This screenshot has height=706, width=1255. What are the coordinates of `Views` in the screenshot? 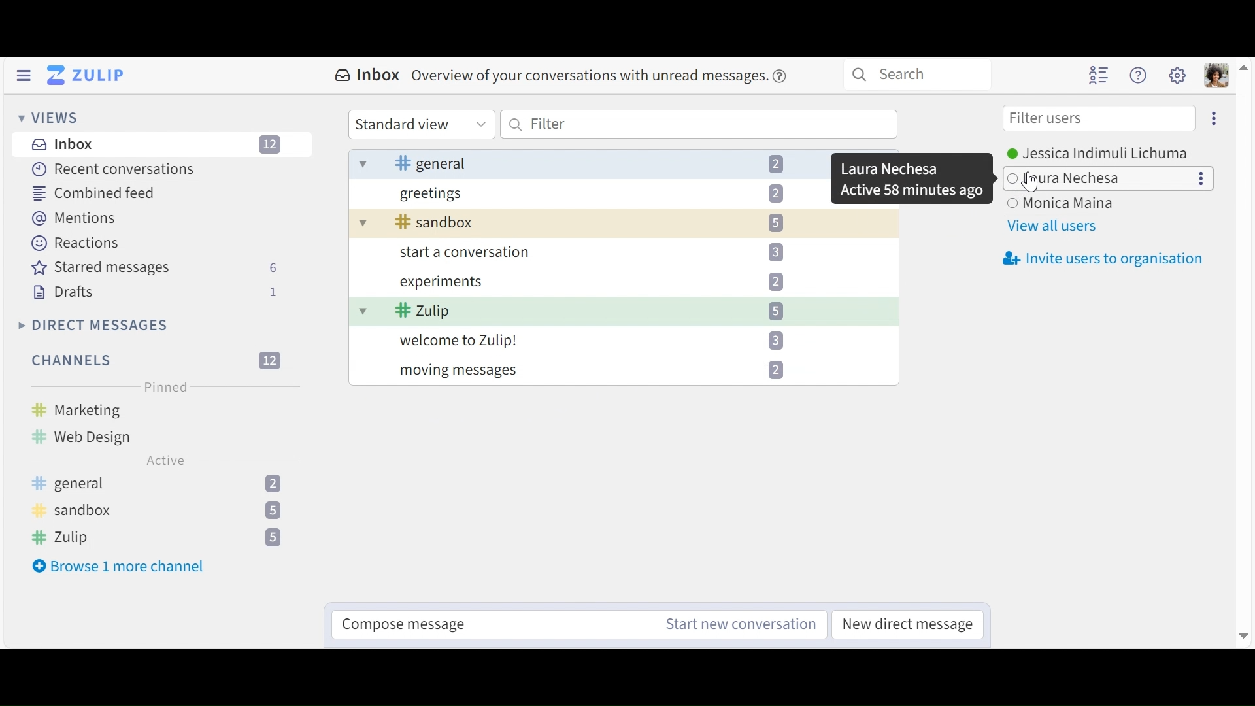 It's located at (48, 117).